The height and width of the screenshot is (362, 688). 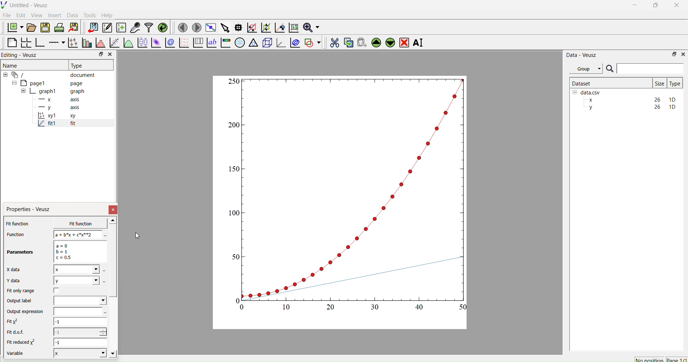 What do you see at coordinates (88, 14) in the screenshot?
I see `Tools` at bounding box center [88, 14].